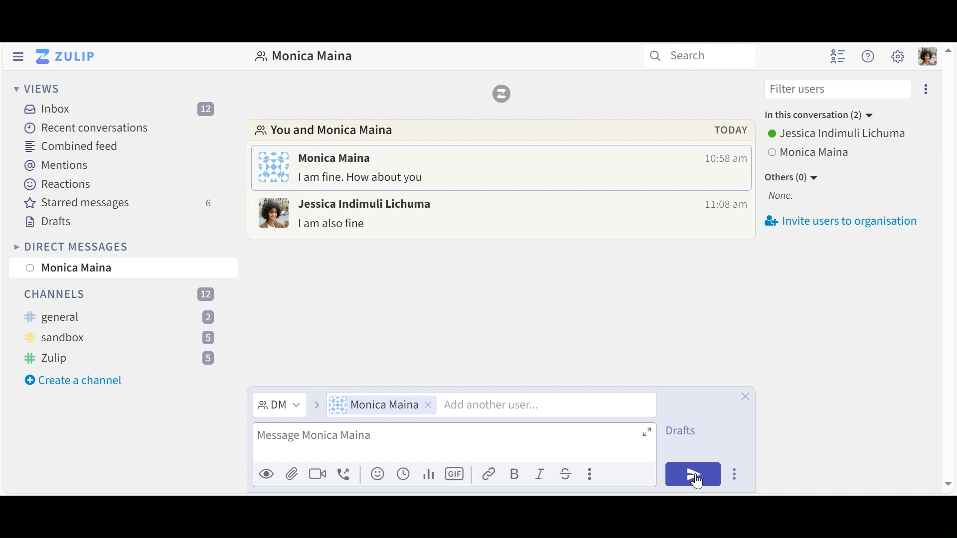 The image size is (957, 538). What do you see at coordinates (925, 89) in the screenshot?
I see `Eclipse` at bounding box center [925, 89].